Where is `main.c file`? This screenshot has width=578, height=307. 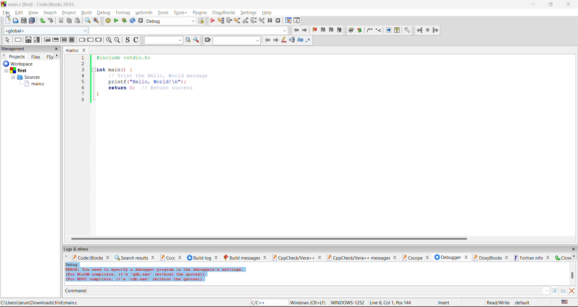
main.c file is located at coordinates (35, 84).